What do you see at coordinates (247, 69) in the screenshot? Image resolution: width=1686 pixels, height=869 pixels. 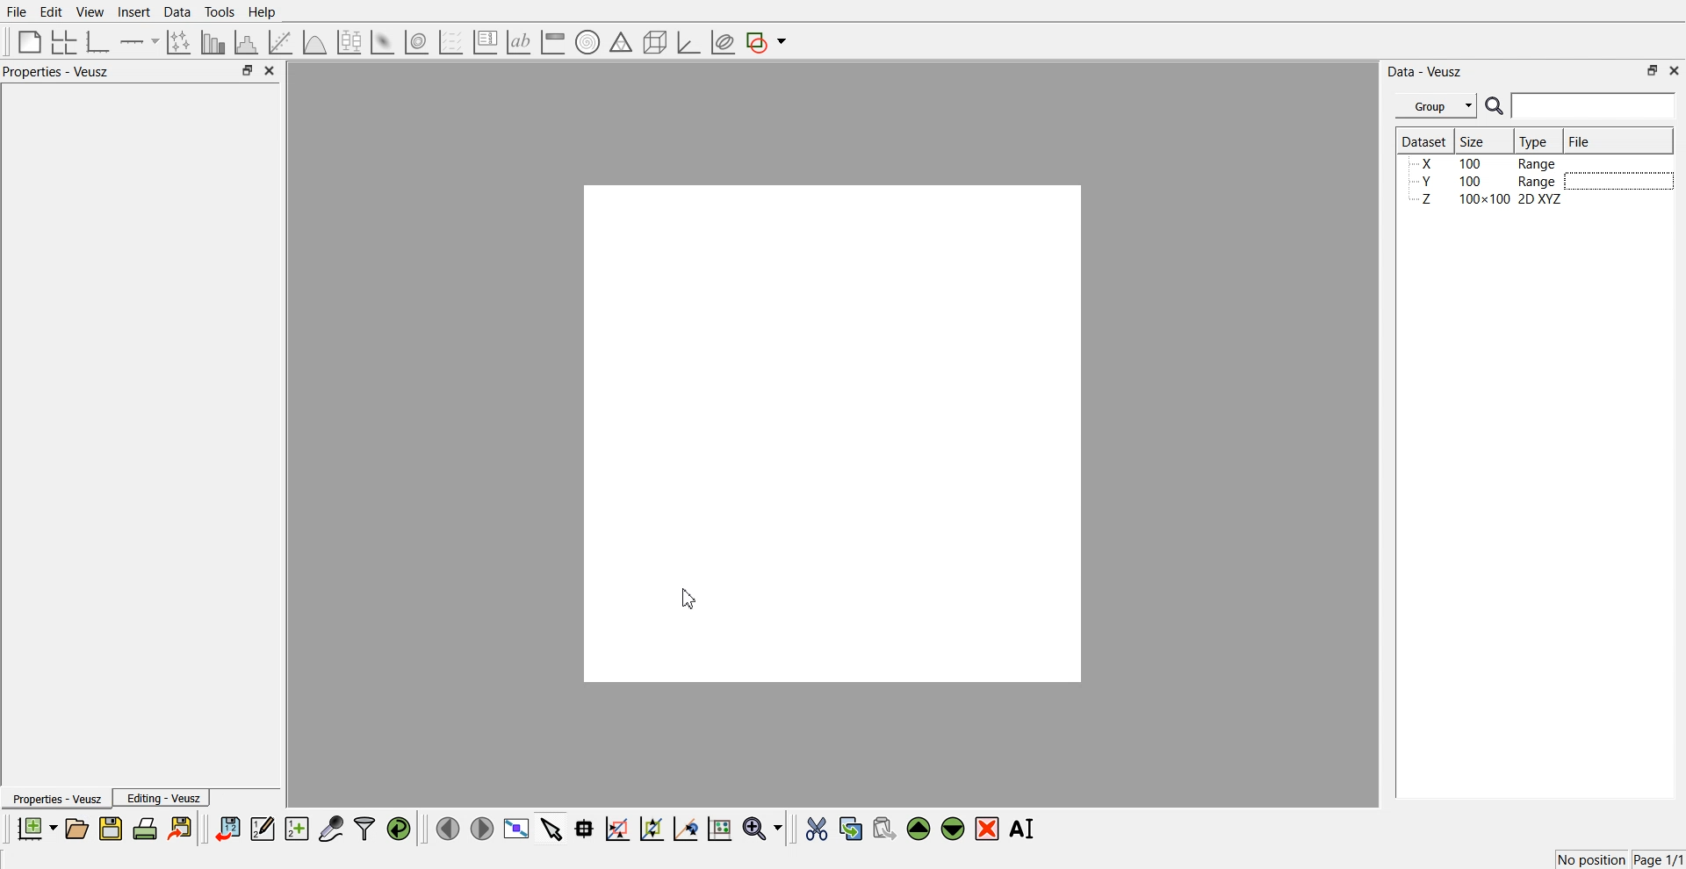 I see `Maximize` at bounding box center [247, 69].